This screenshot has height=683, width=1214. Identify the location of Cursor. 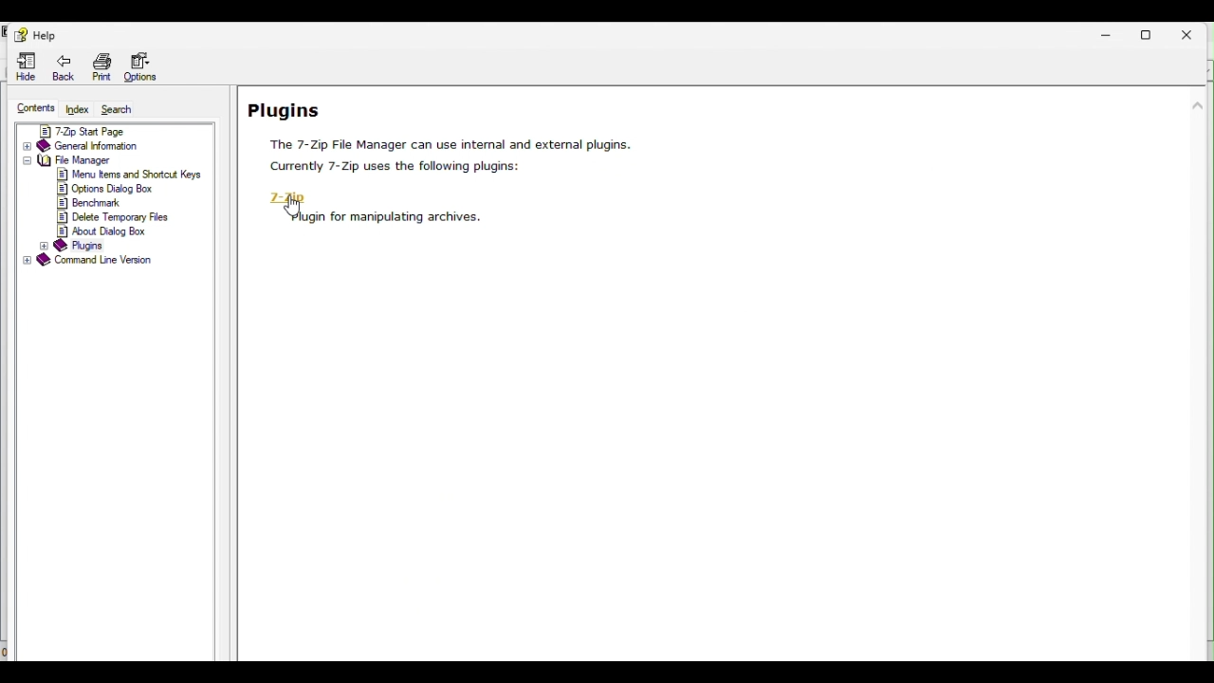
(295, 211).